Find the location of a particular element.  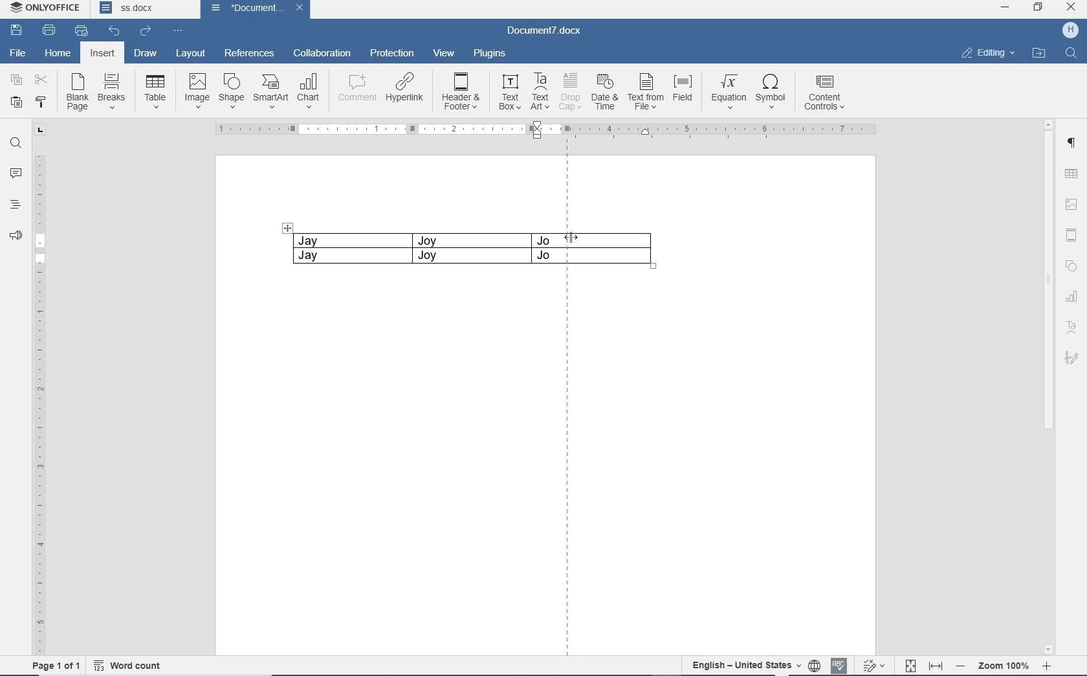

RULER is located at coordinates (549, 130).